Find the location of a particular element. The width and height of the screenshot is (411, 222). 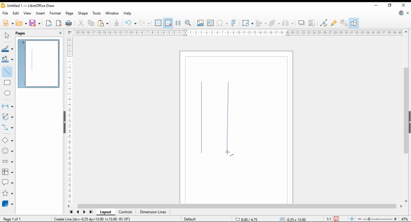

collapse is located at coordinates (409, 122).